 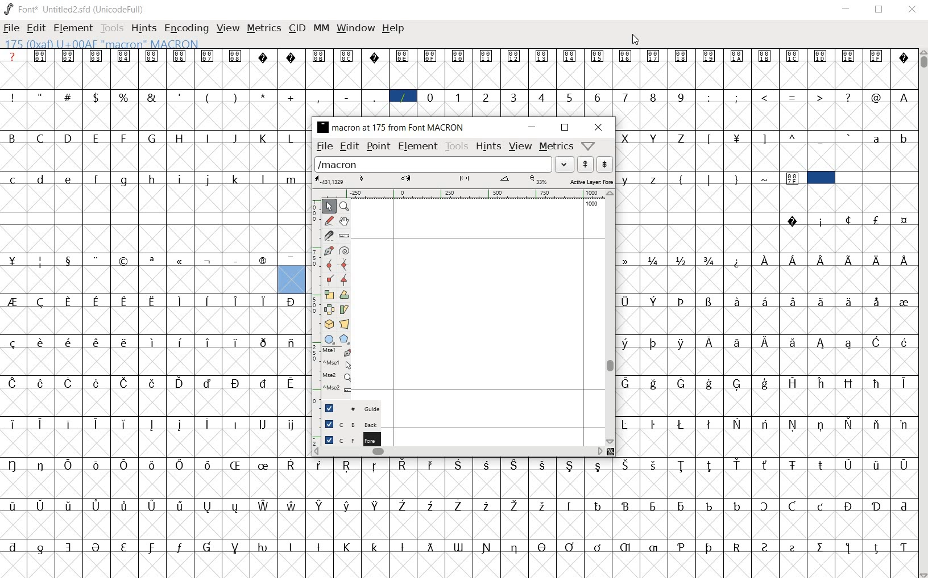 I want to click on Symbol, so click(x=235, y=260).